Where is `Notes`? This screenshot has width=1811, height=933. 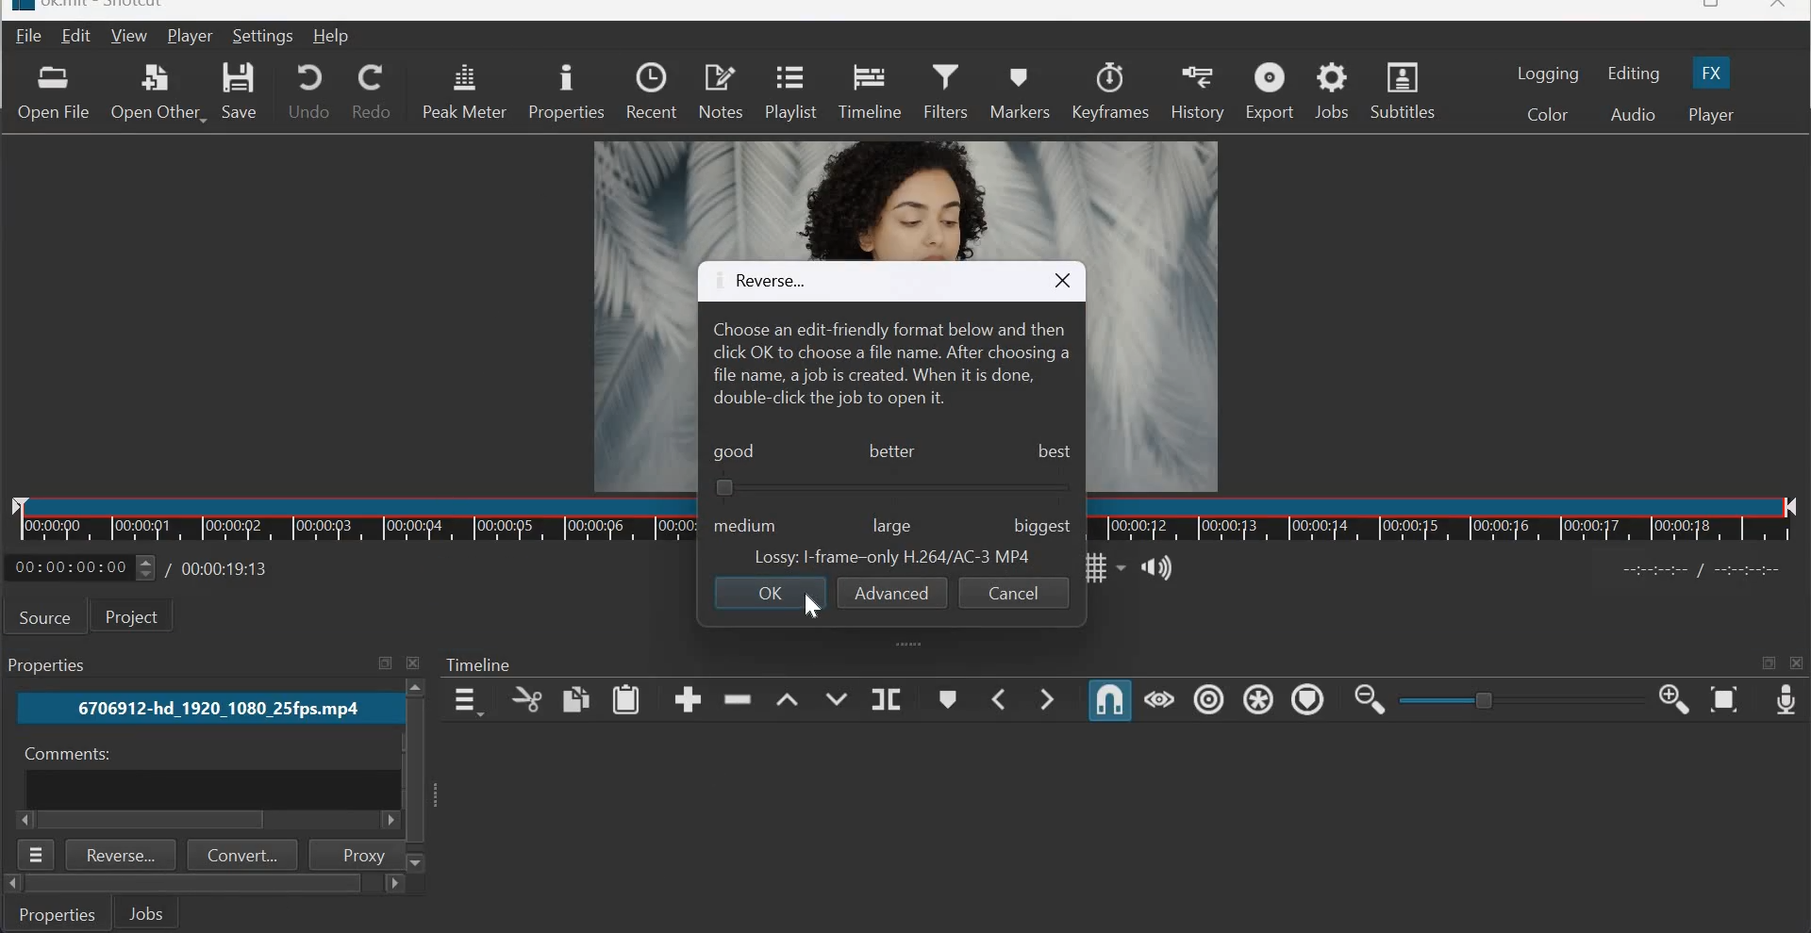 Notes is located at coordinates (722, 91).